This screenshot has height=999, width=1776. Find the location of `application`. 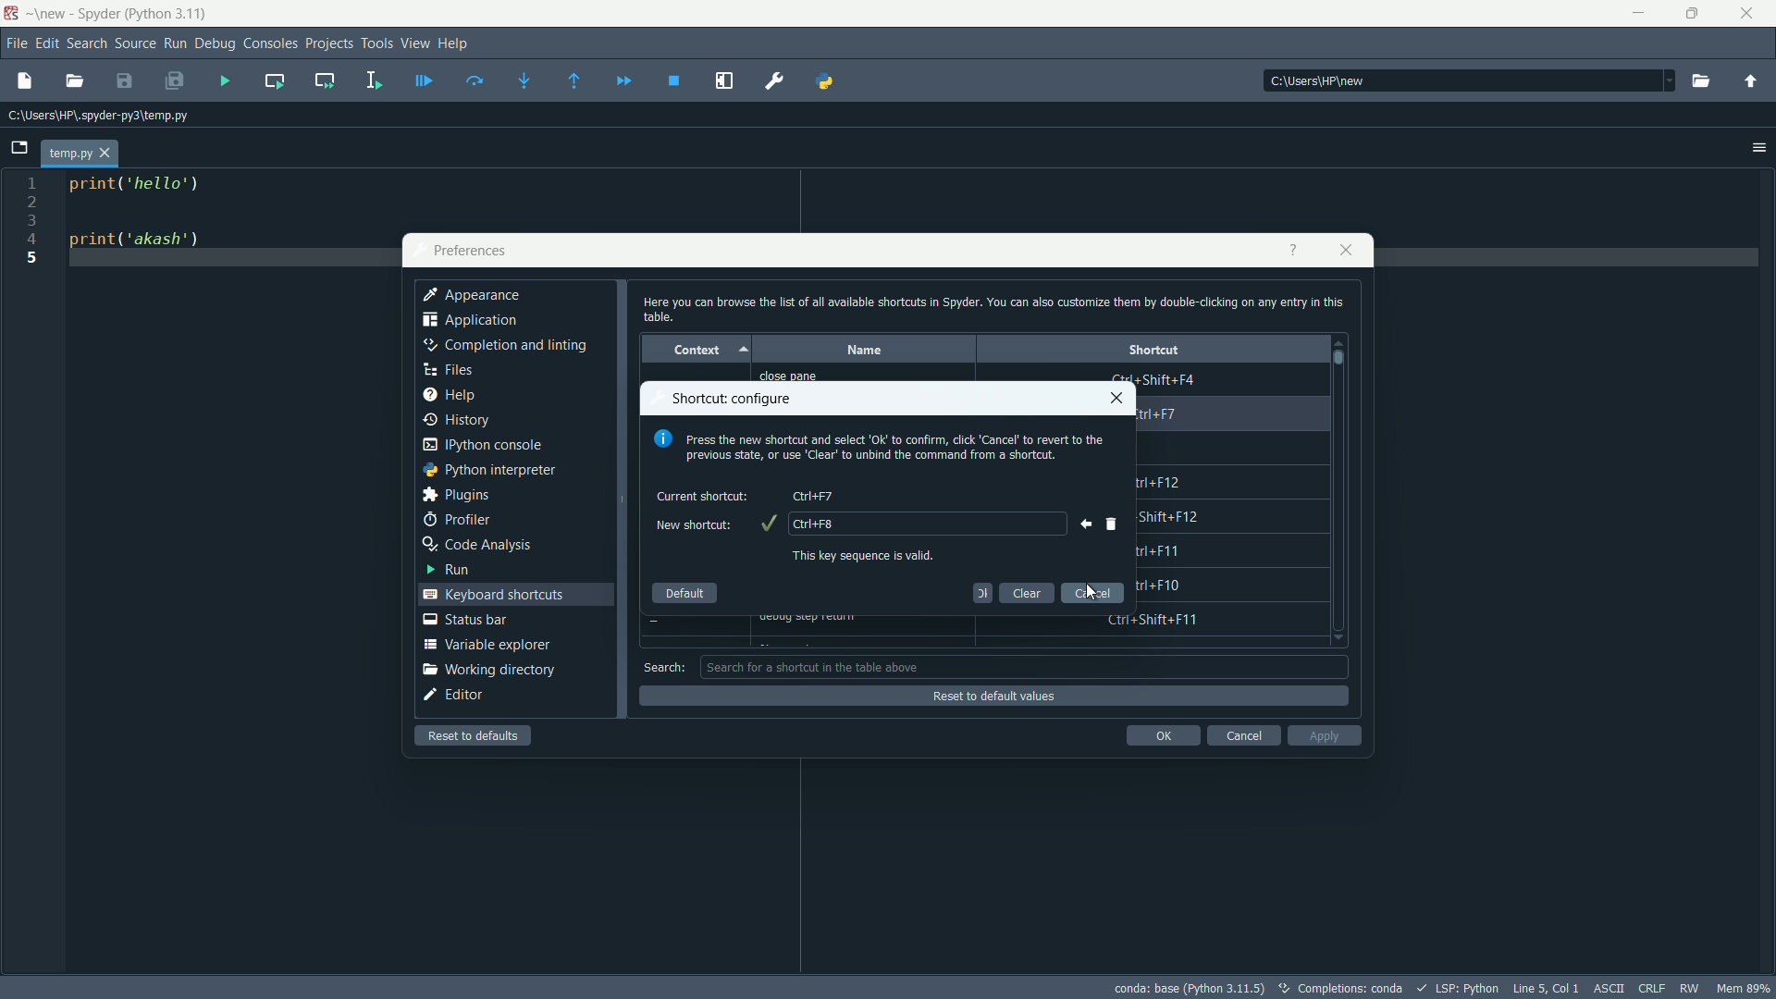

application is located at coordinates (471, 323).